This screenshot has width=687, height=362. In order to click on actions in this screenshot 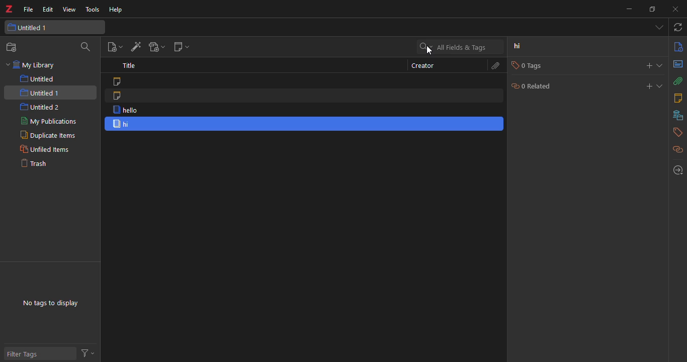, I will do `click(87, 351)`.